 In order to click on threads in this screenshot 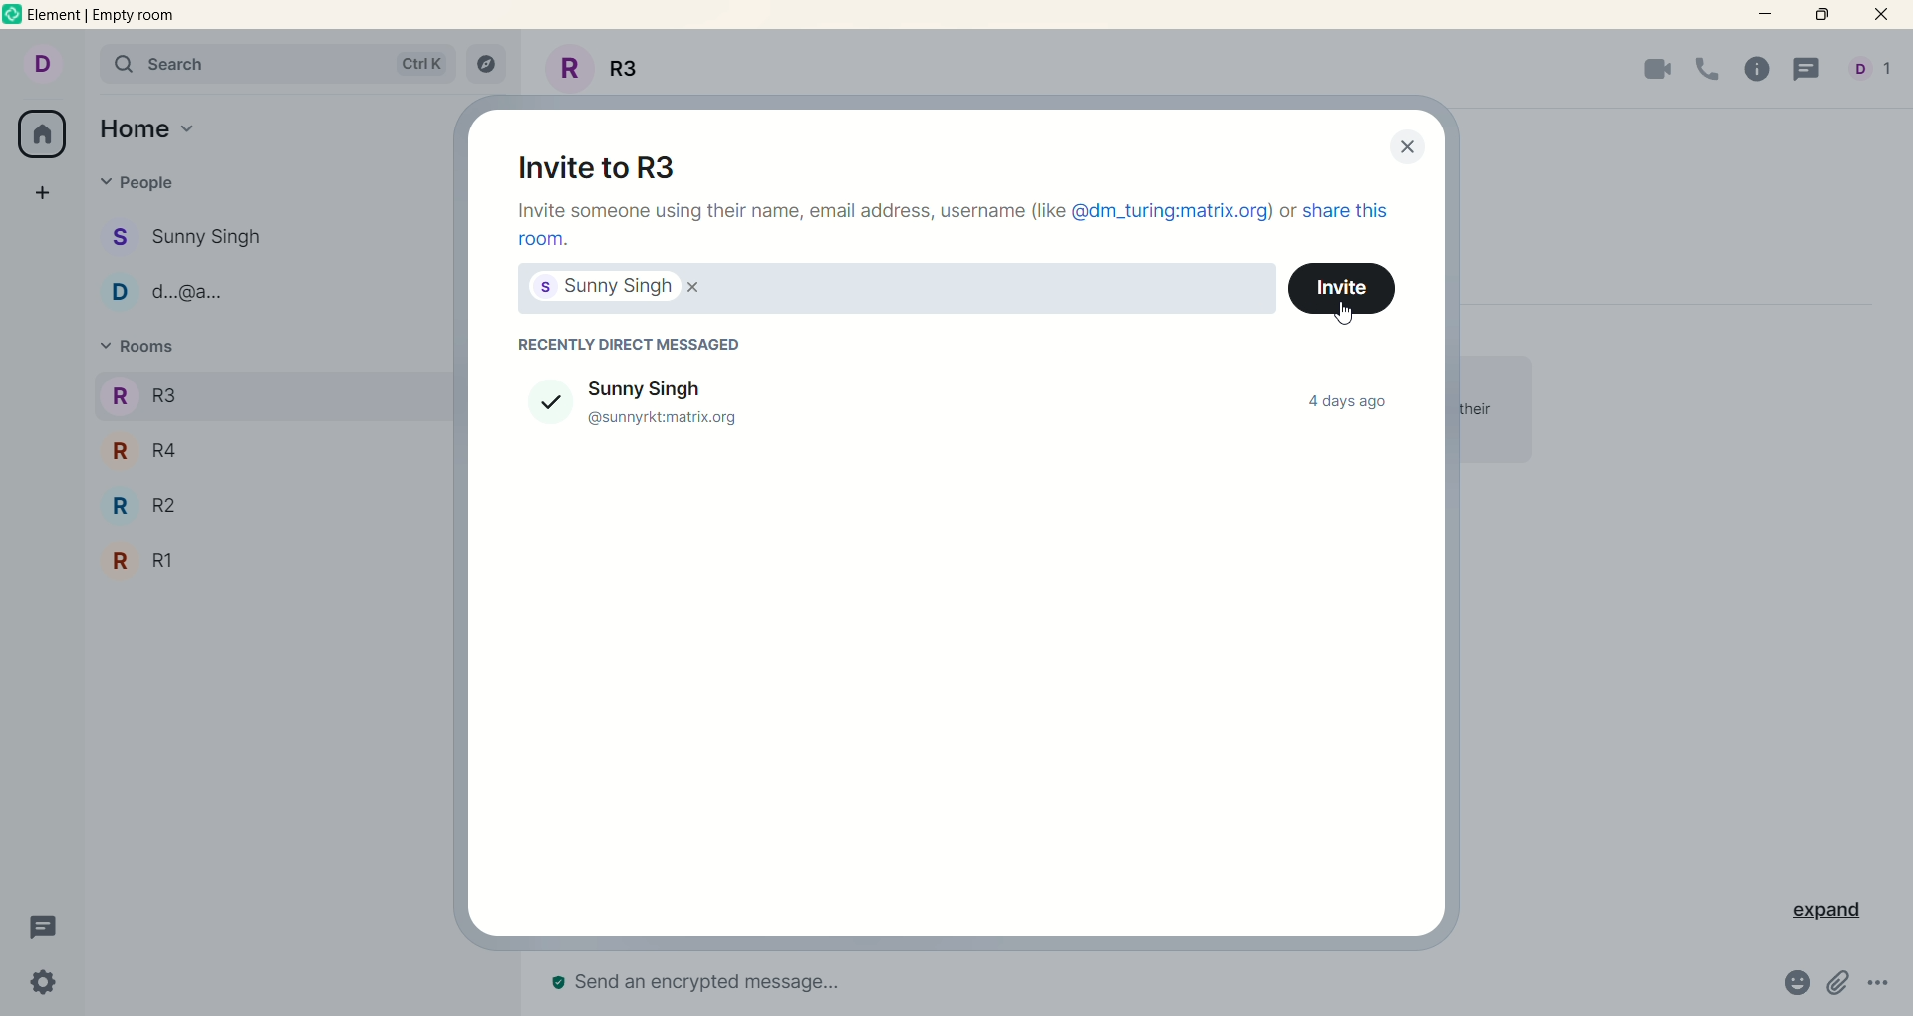, I will do `click(1812, 69)`.